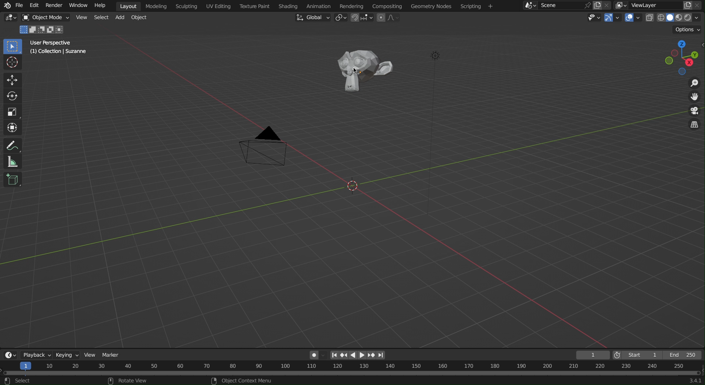 The height and width of the screenshot is (385, 705). I want to click on pin, so click(587, 6).